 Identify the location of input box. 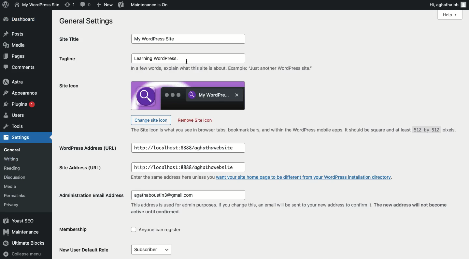
(186, 58).